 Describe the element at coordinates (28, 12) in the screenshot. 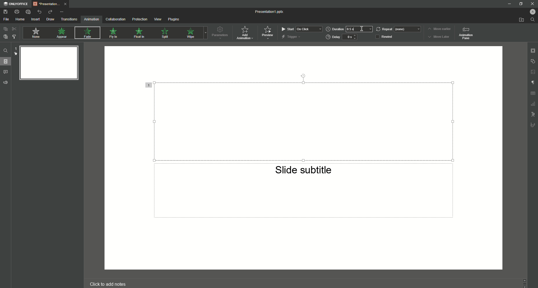

I see `Quick Print` at that location.